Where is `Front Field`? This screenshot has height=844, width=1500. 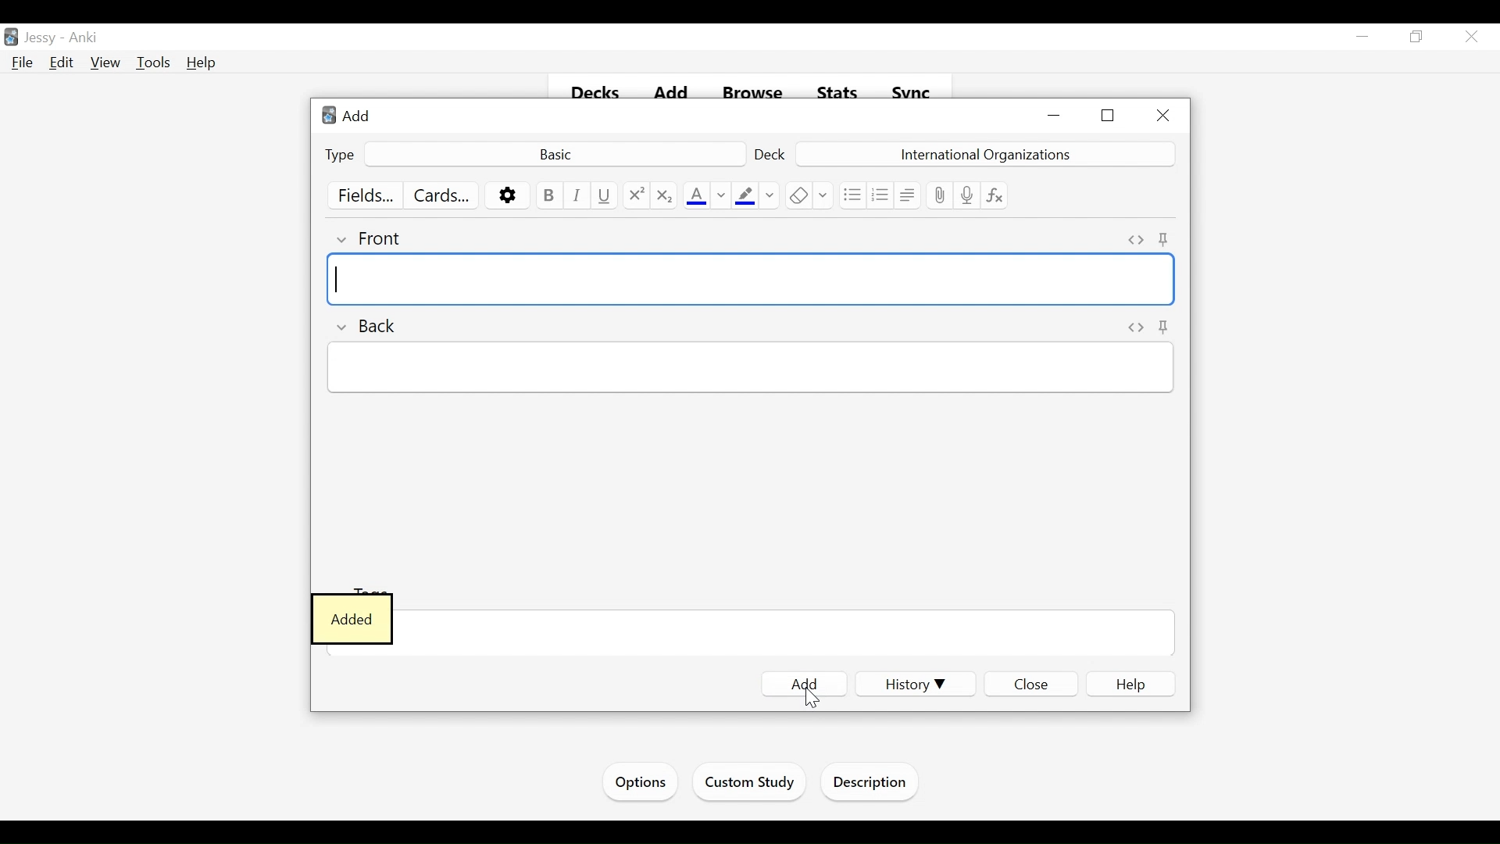 Front Field is located at coordinates (752, 280).